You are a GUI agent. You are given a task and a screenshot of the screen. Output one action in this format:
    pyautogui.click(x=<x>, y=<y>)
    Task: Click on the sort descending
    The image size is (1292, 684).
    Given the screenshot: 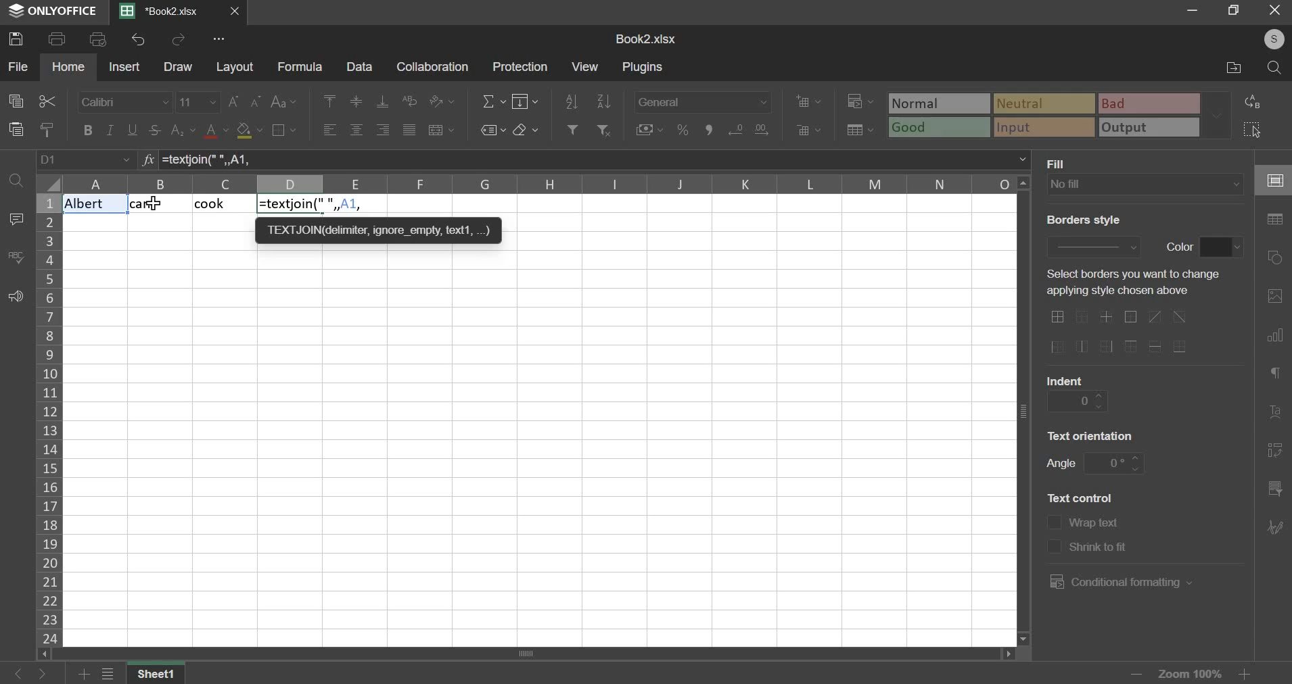 What is the action you would take?
    pyautogui.click(x=603, y=101)
    